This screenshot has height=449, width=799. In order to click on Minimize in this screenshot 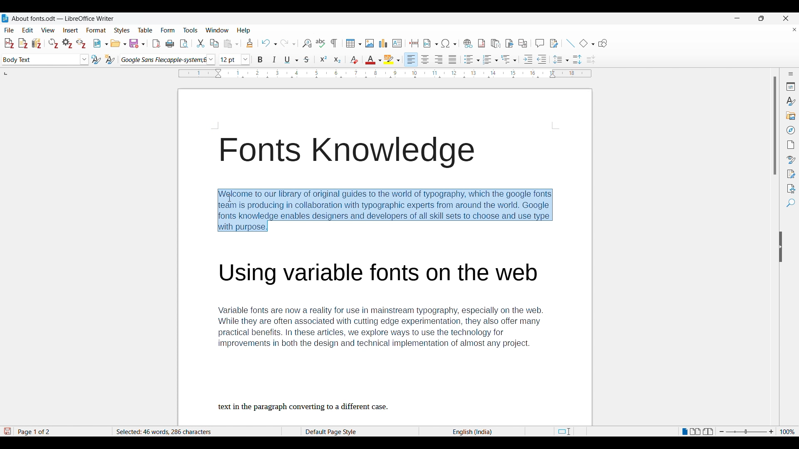, I will do `click(737, 18)`.